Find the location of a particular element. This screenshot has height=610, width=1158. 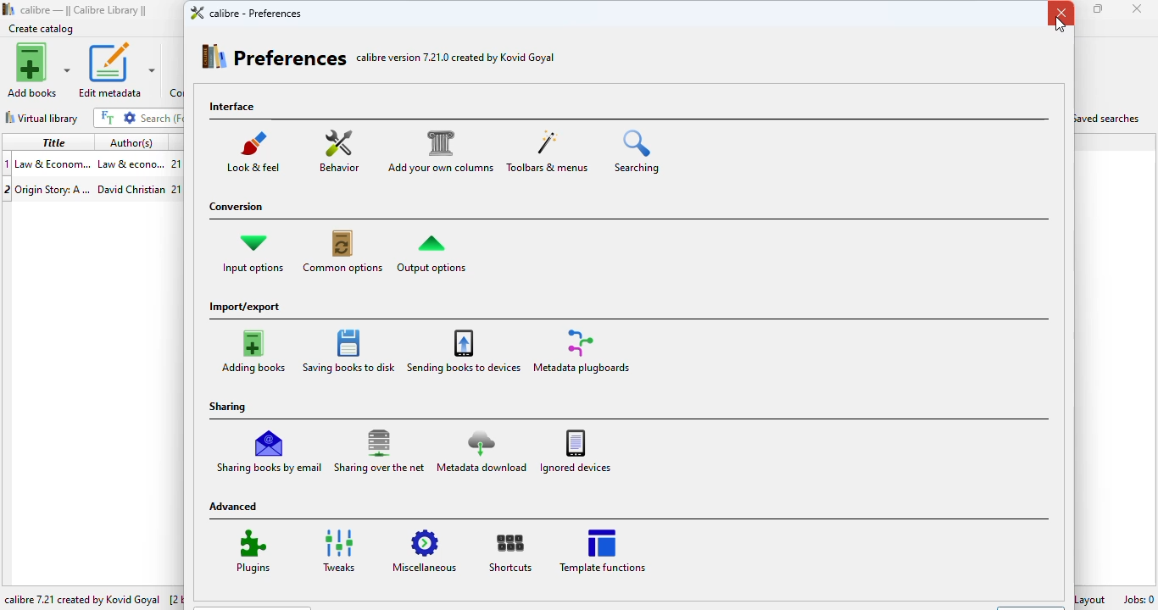

virtual library is located at coordinates (44, 119).